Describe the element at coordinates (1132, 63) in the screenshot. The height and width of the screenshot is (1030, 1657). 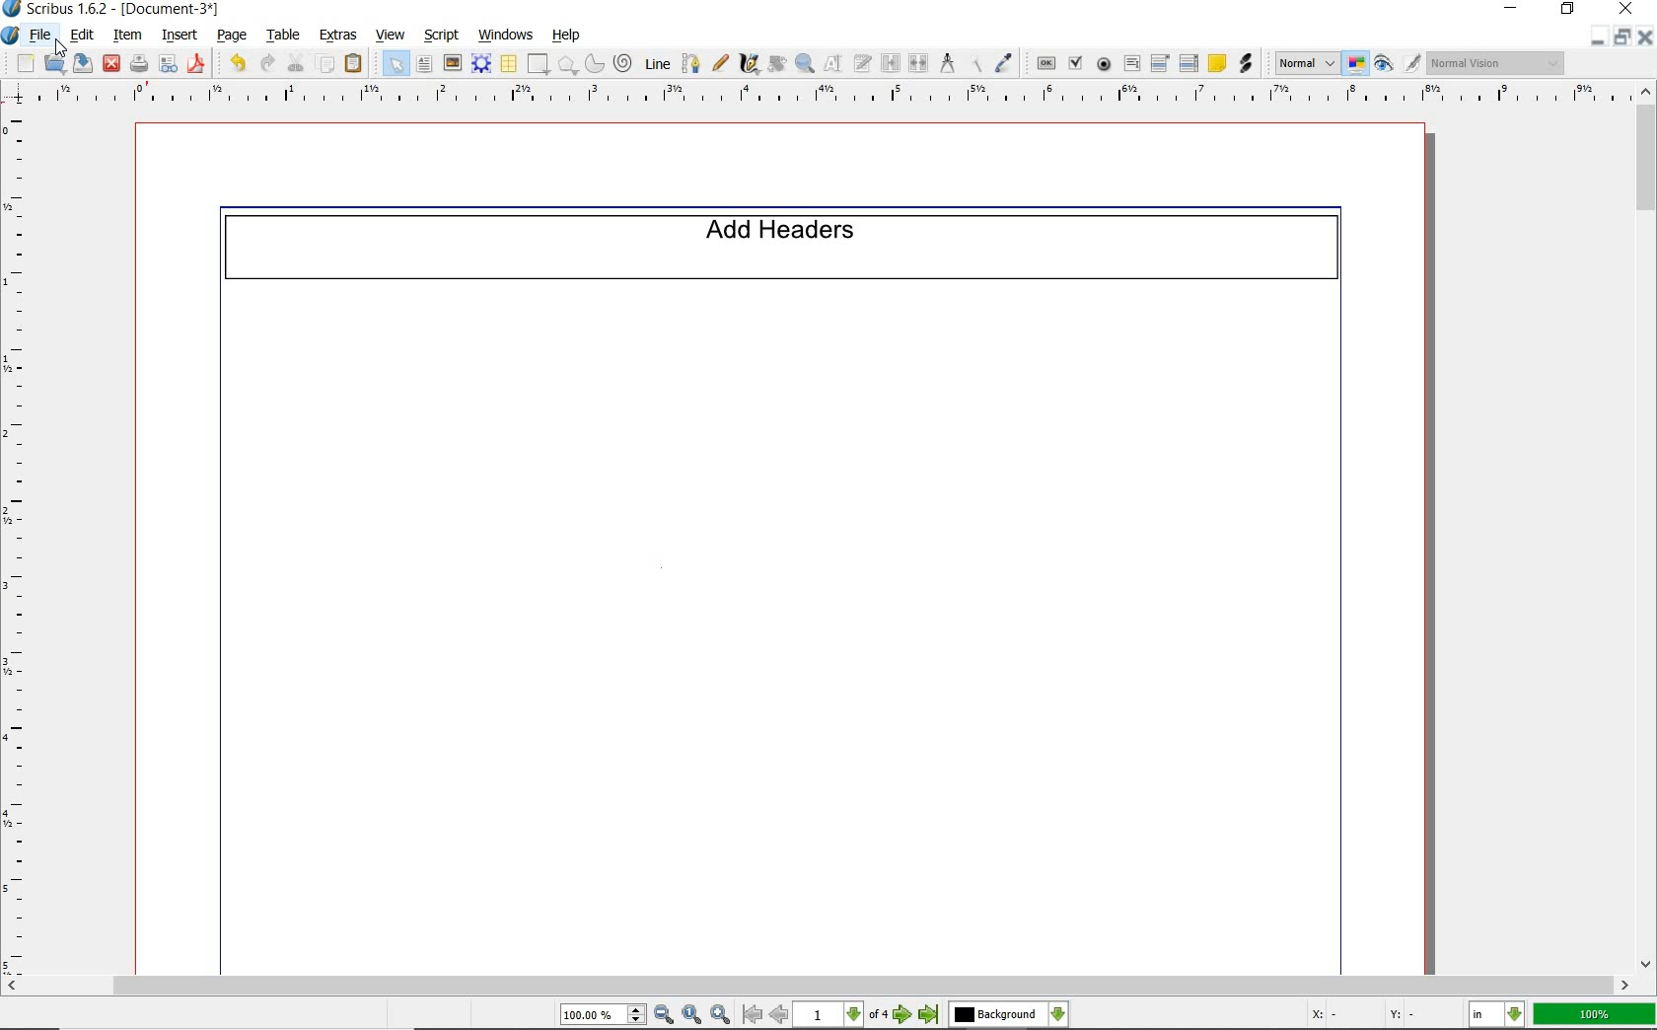
I see `pdf text field` at that location.